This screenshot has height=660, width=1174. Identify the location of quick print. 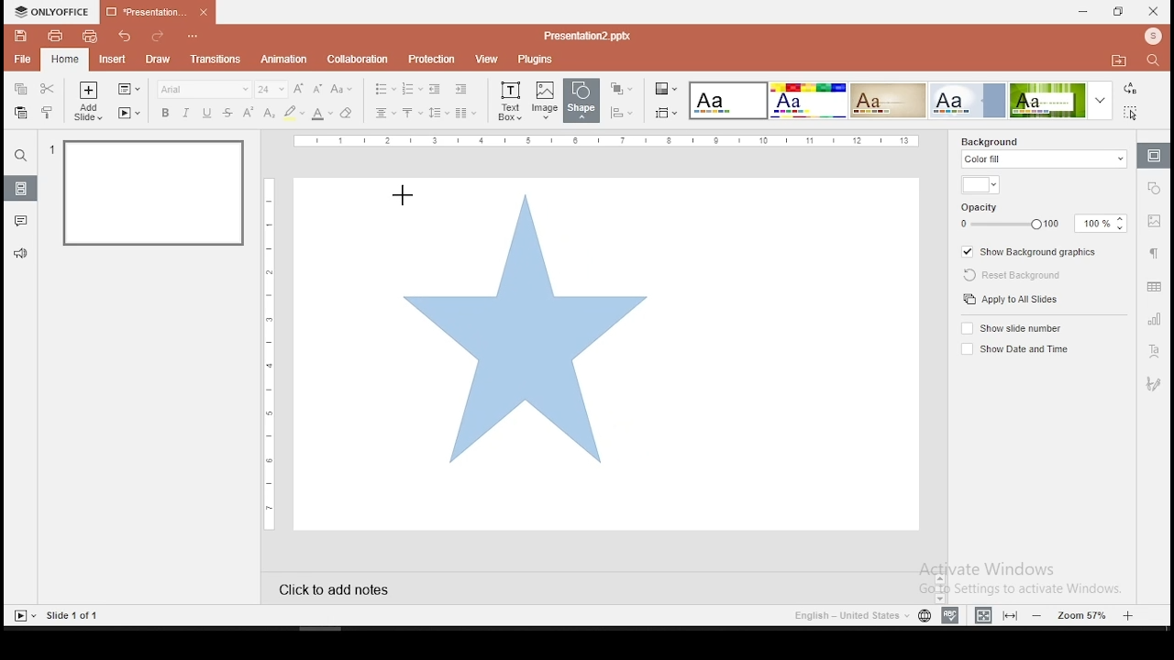
(89, 36).